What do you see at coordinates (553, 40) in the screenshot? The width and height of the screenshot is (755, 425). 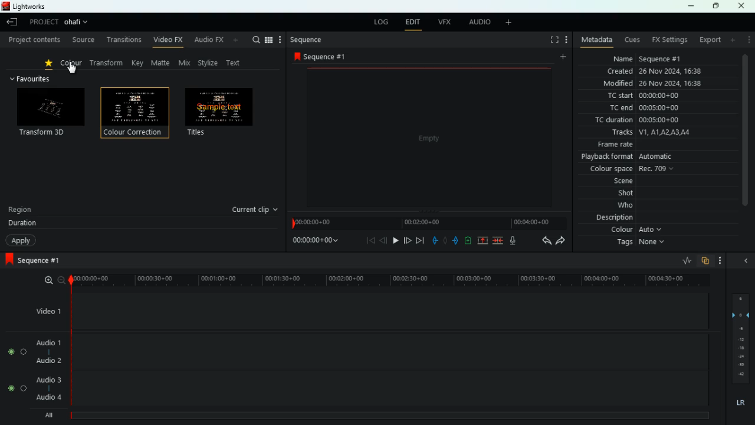 I see `full screen` at bounding box center [553, 40].